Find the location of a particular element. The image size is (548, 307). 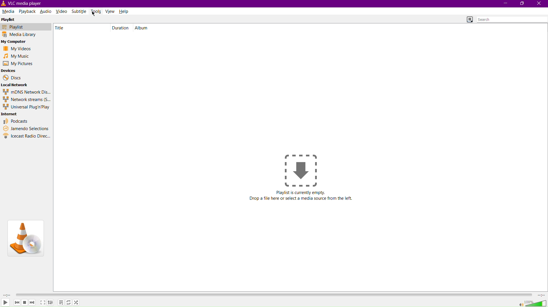

Cursor is located at coordinates (93, 14).